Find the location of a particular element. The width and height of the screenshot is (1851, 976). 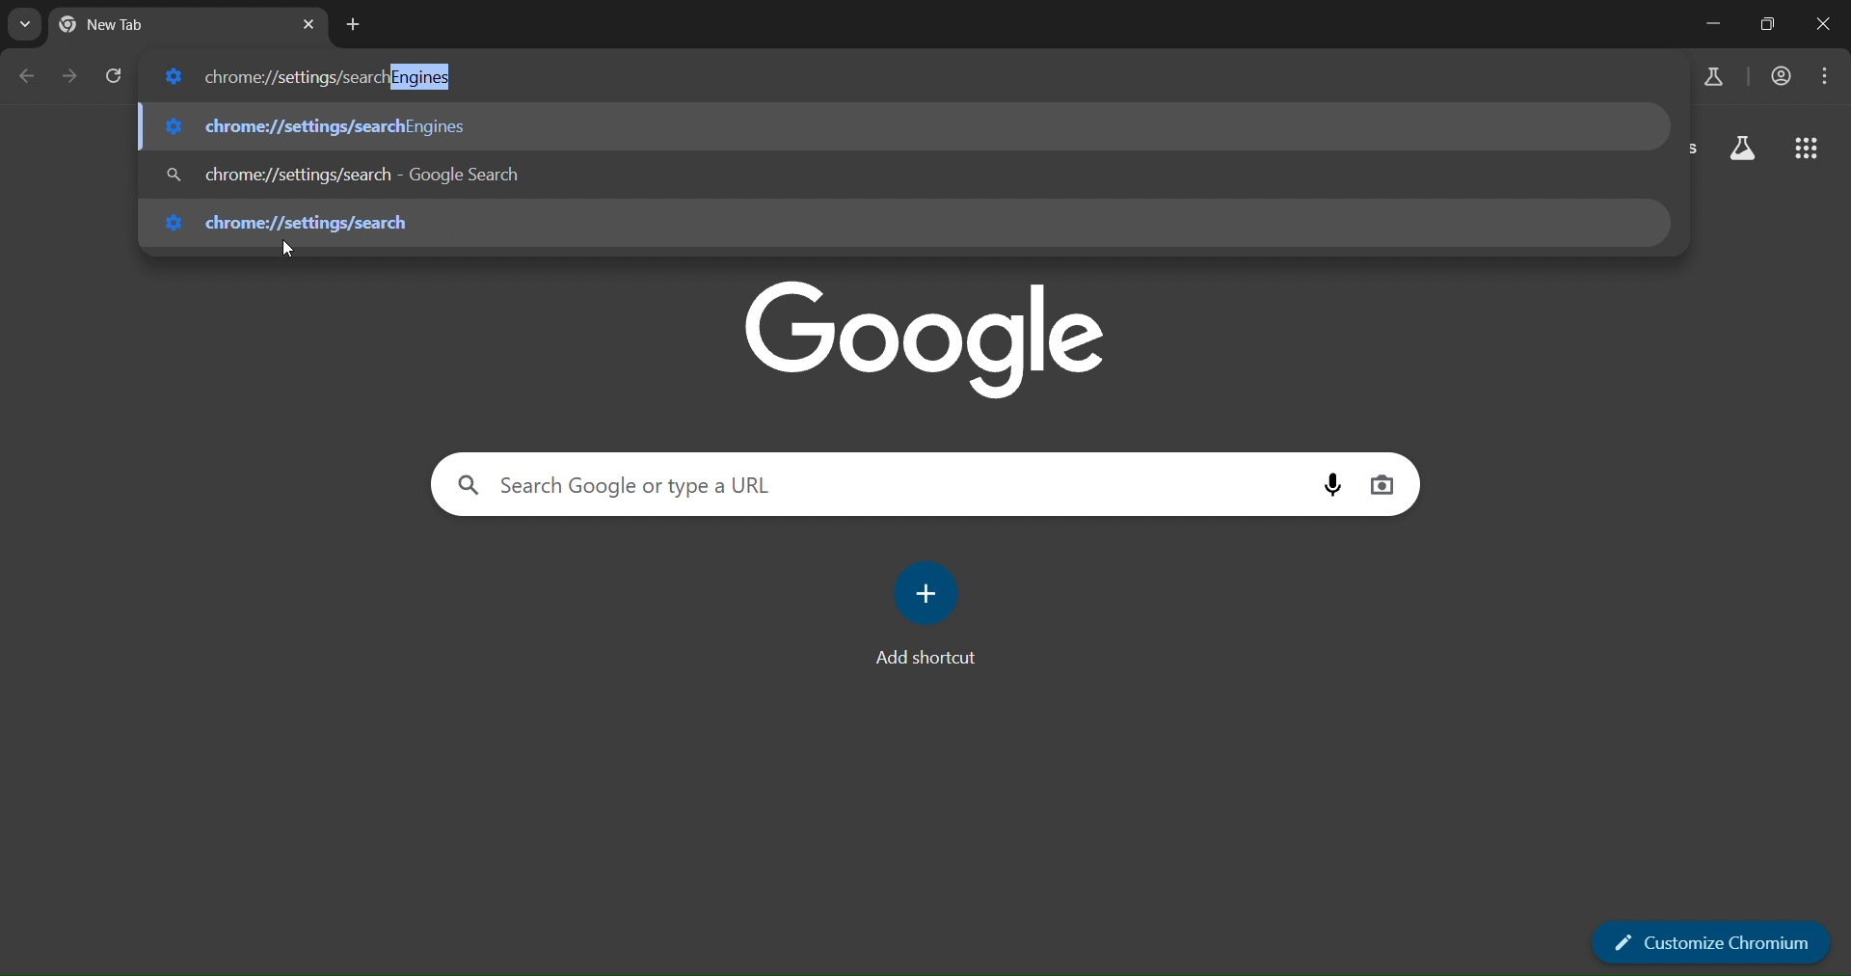

add shortcut is located at coordinates (924, 615).